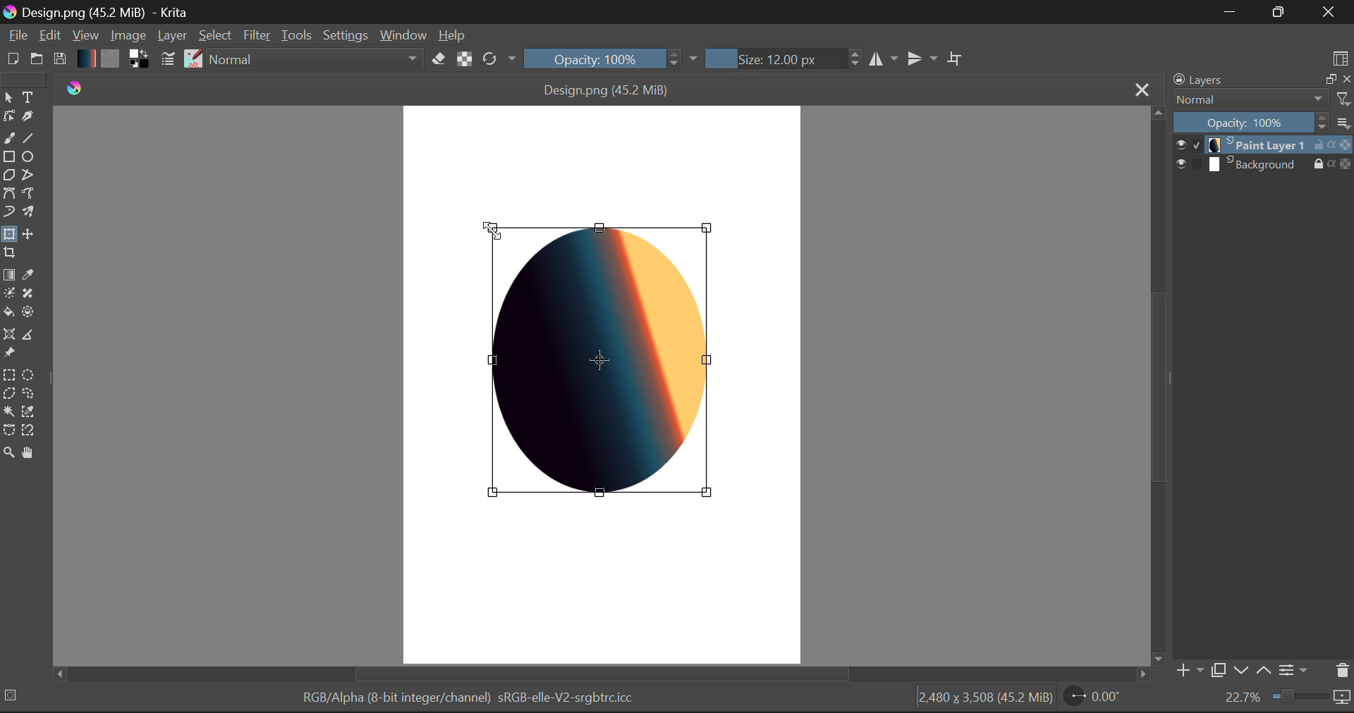 The height and width of the screenshot is (713, 1354). Describe the element at coordinates (73, 87) in the screenshot. I see `Krita Logo` at that location.